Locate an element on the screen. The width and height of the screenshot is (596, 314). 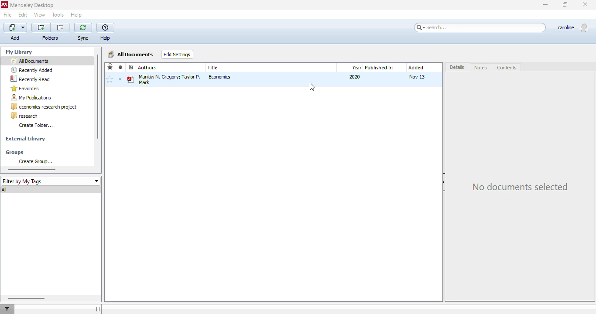
recently added is located at coordinates (32, 70).